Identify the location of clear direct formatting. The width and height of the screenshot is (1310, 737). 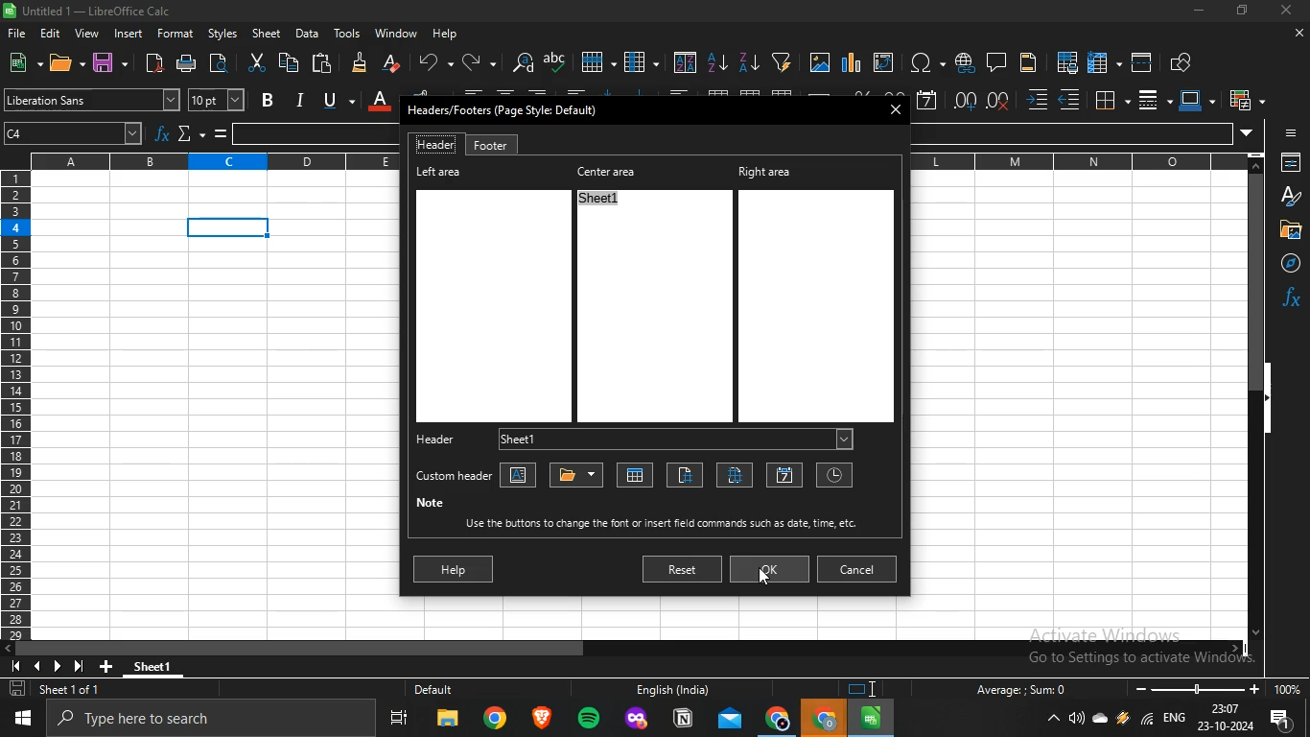
(392, 62).